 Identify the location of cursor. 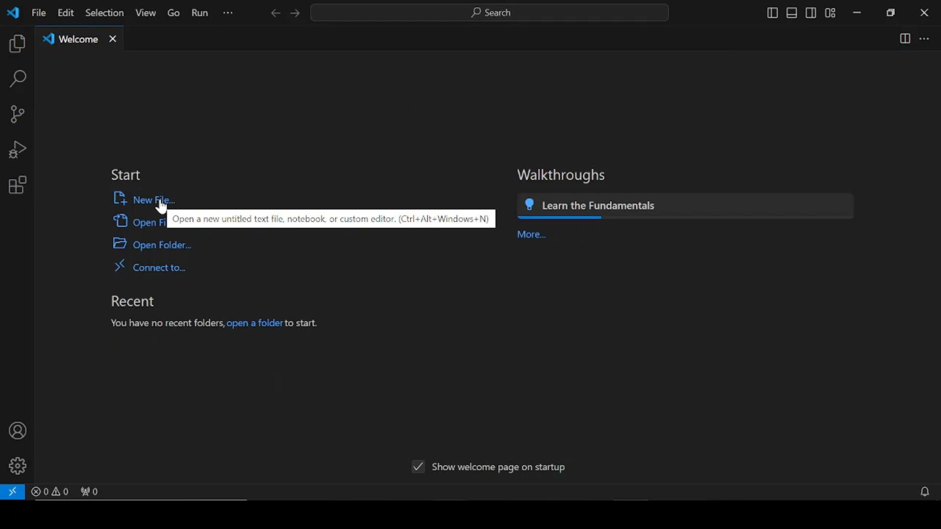
(164, 207).